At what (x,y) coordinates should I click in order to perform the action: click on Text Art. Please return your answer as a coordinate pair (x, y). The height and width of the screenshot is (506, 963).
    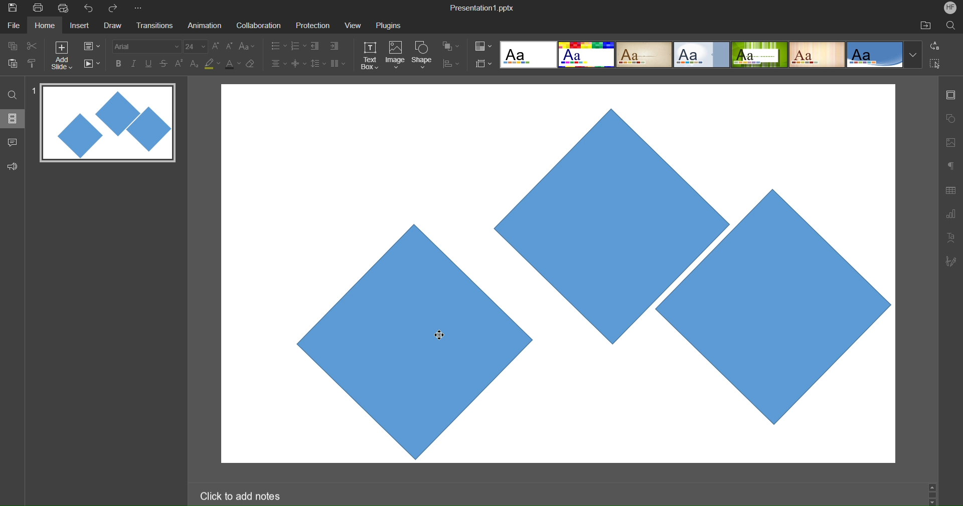
    Looking at the image, I should click on (951, 236).